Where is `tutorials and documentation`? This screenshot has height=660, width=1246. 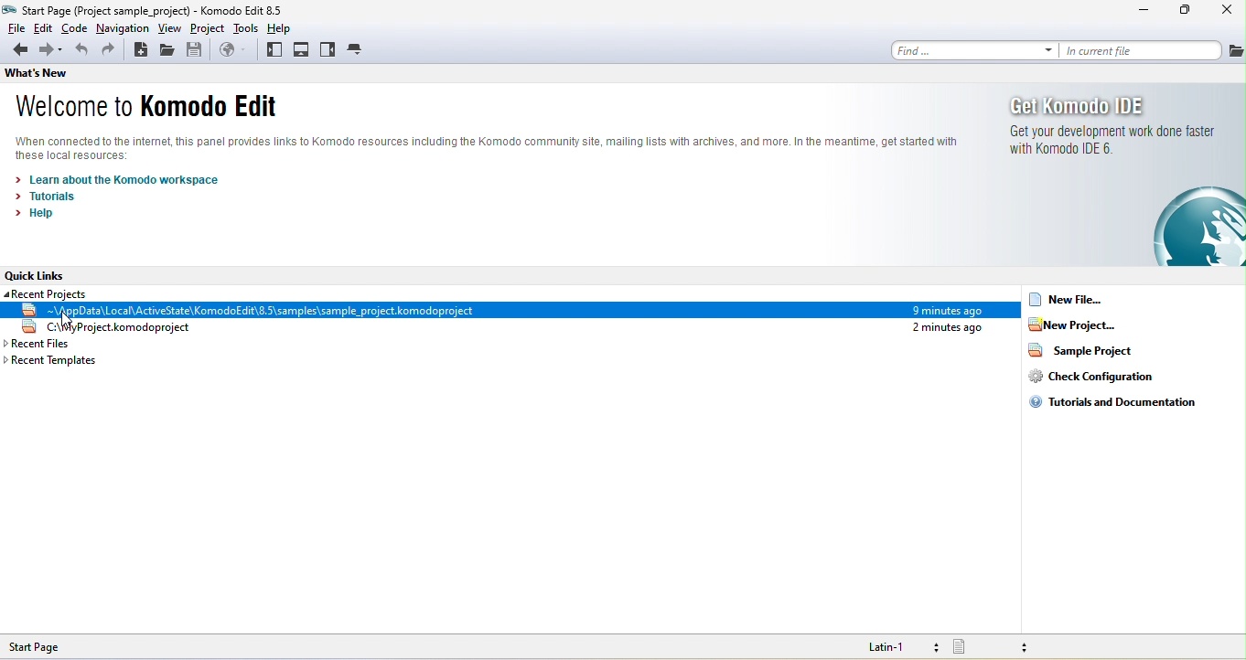
tutorials and documentation is located at coordinates (1124, 409).